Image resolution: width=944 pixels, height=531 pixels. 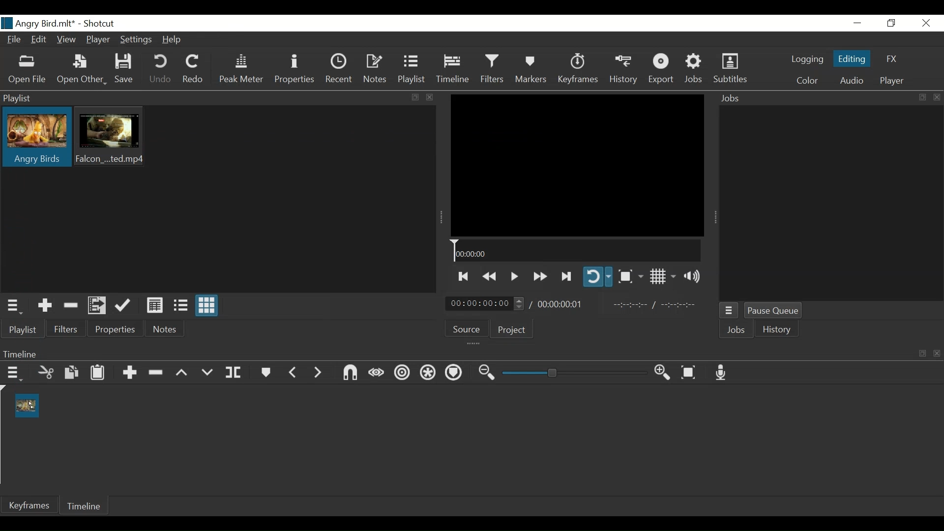 I want to click on Split at playhead, so click(x=237, y=373).